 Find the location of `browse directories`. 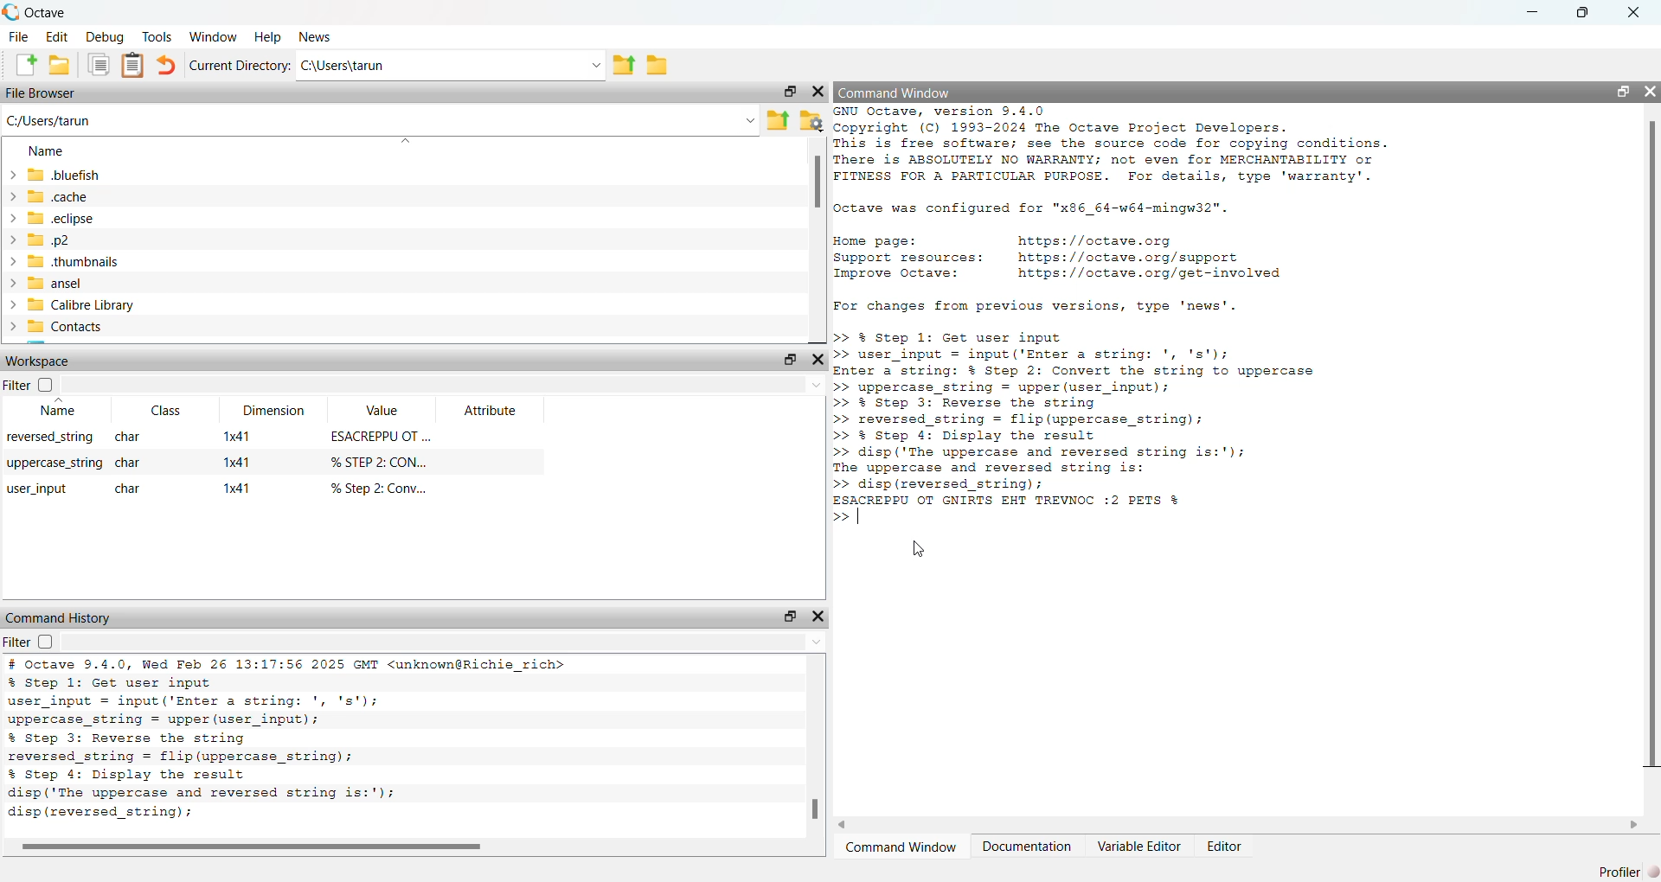

browse directories is located at coordinates (661, 66).